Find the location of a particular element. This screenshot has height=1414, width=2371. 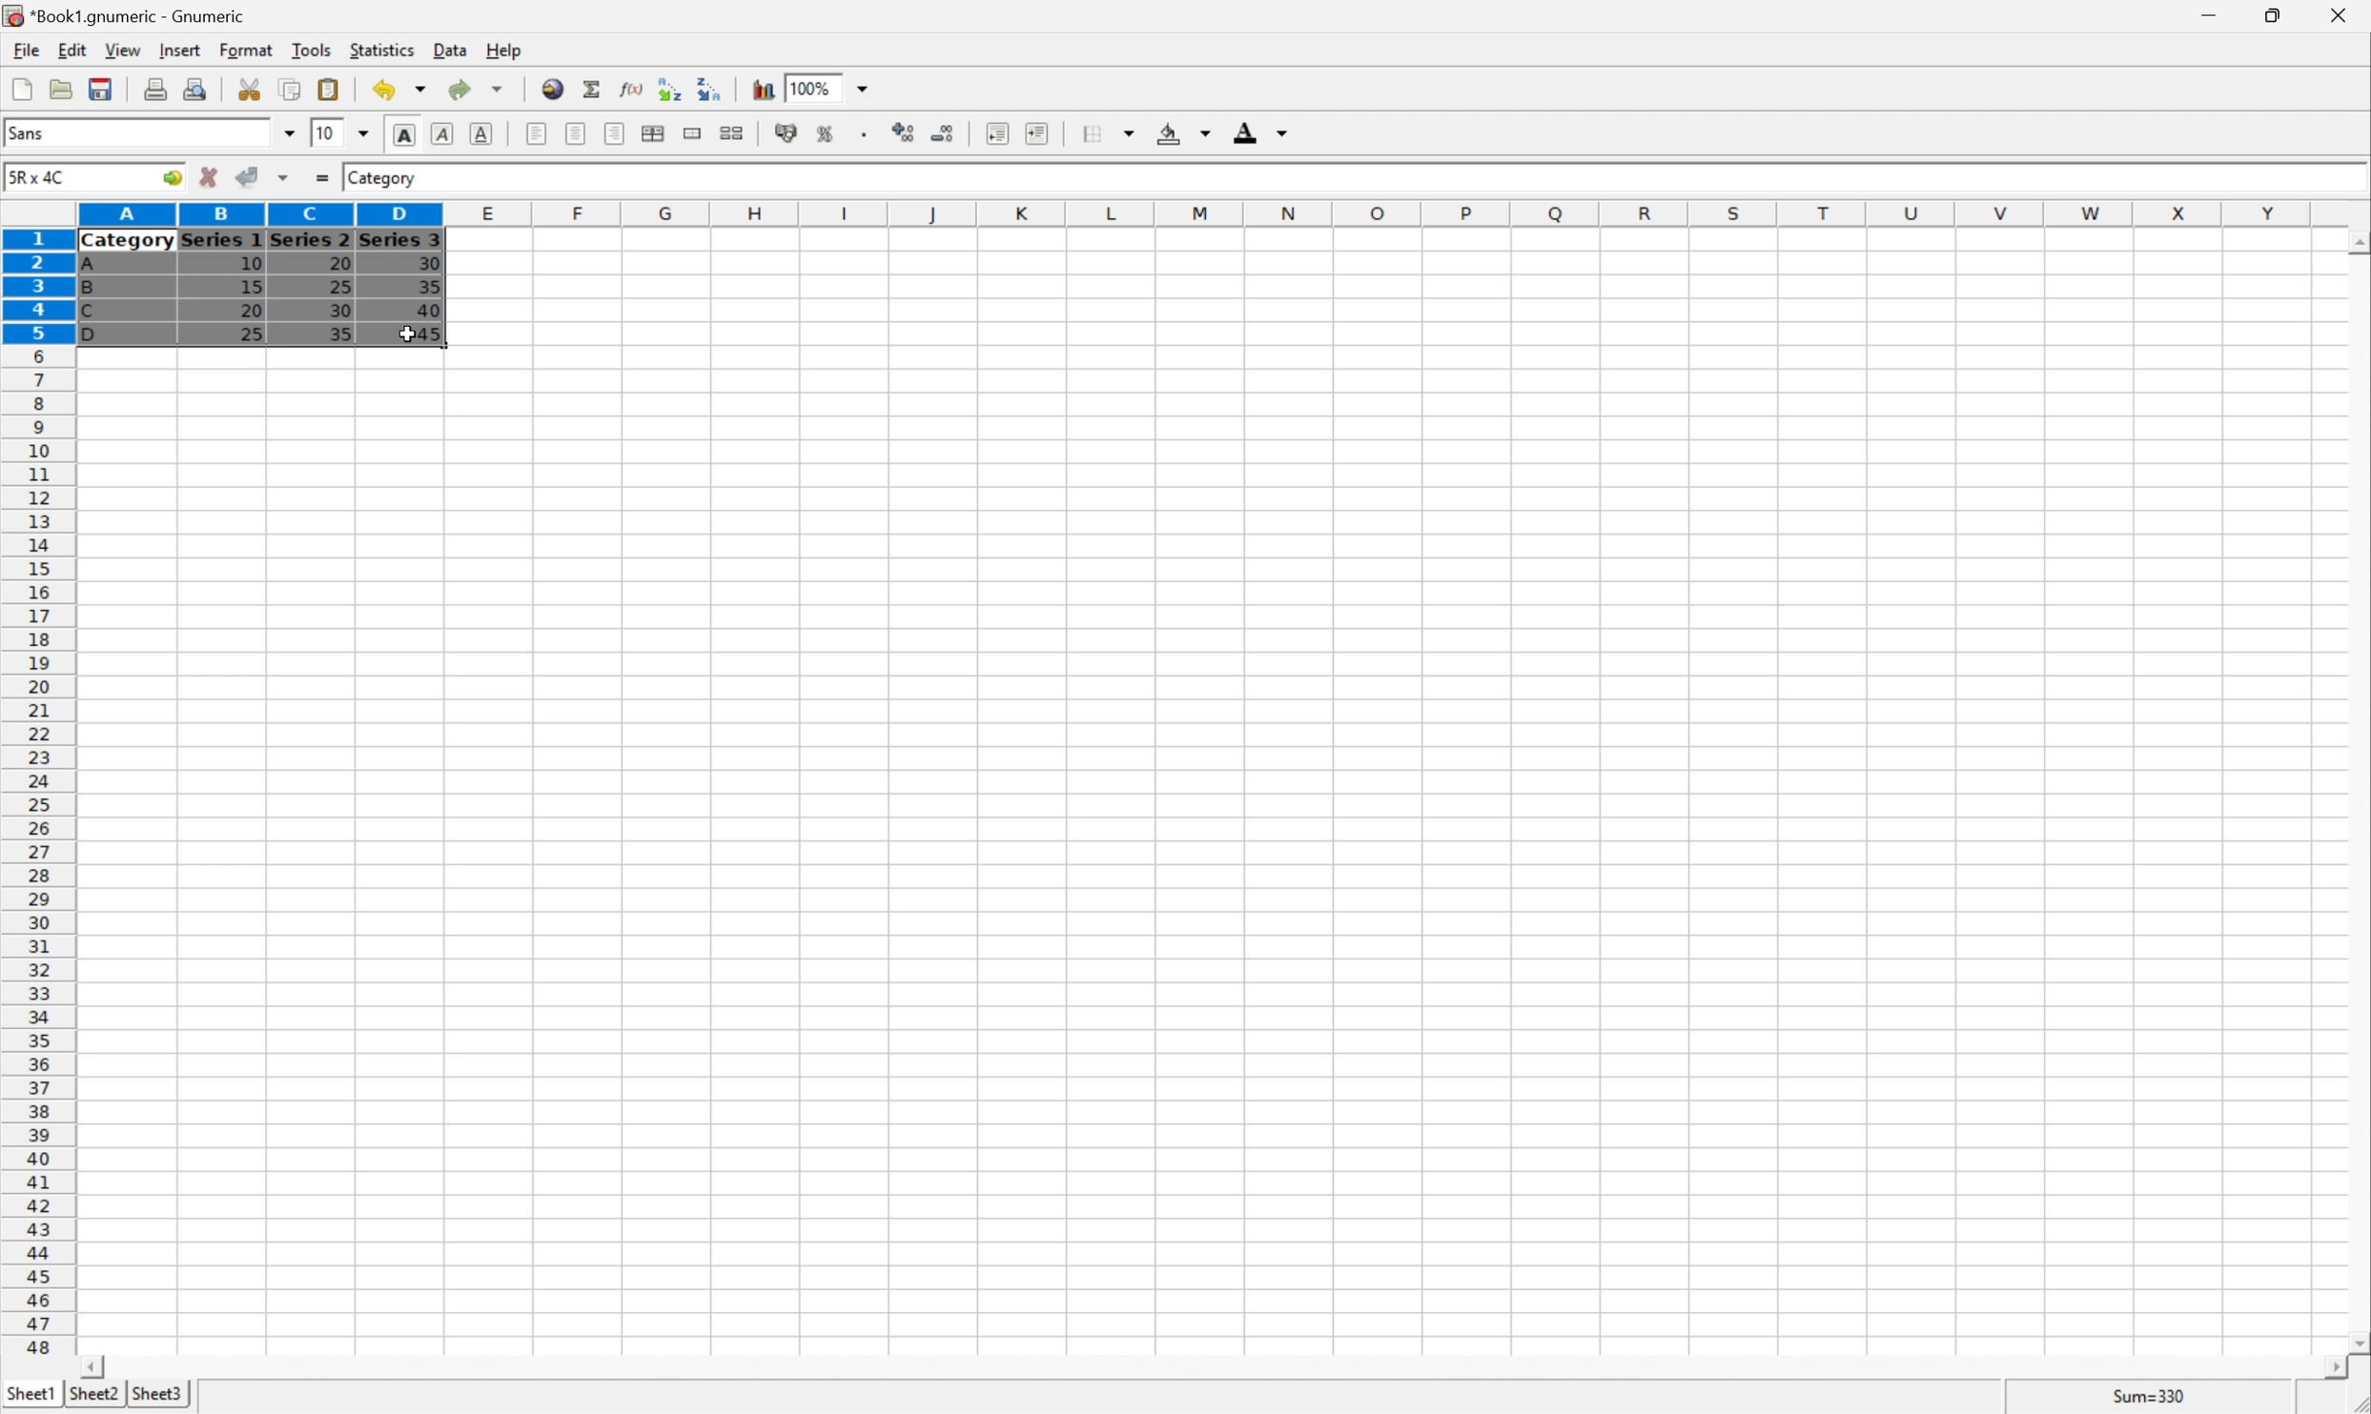

Align Left is located at coordinates (534, 130).